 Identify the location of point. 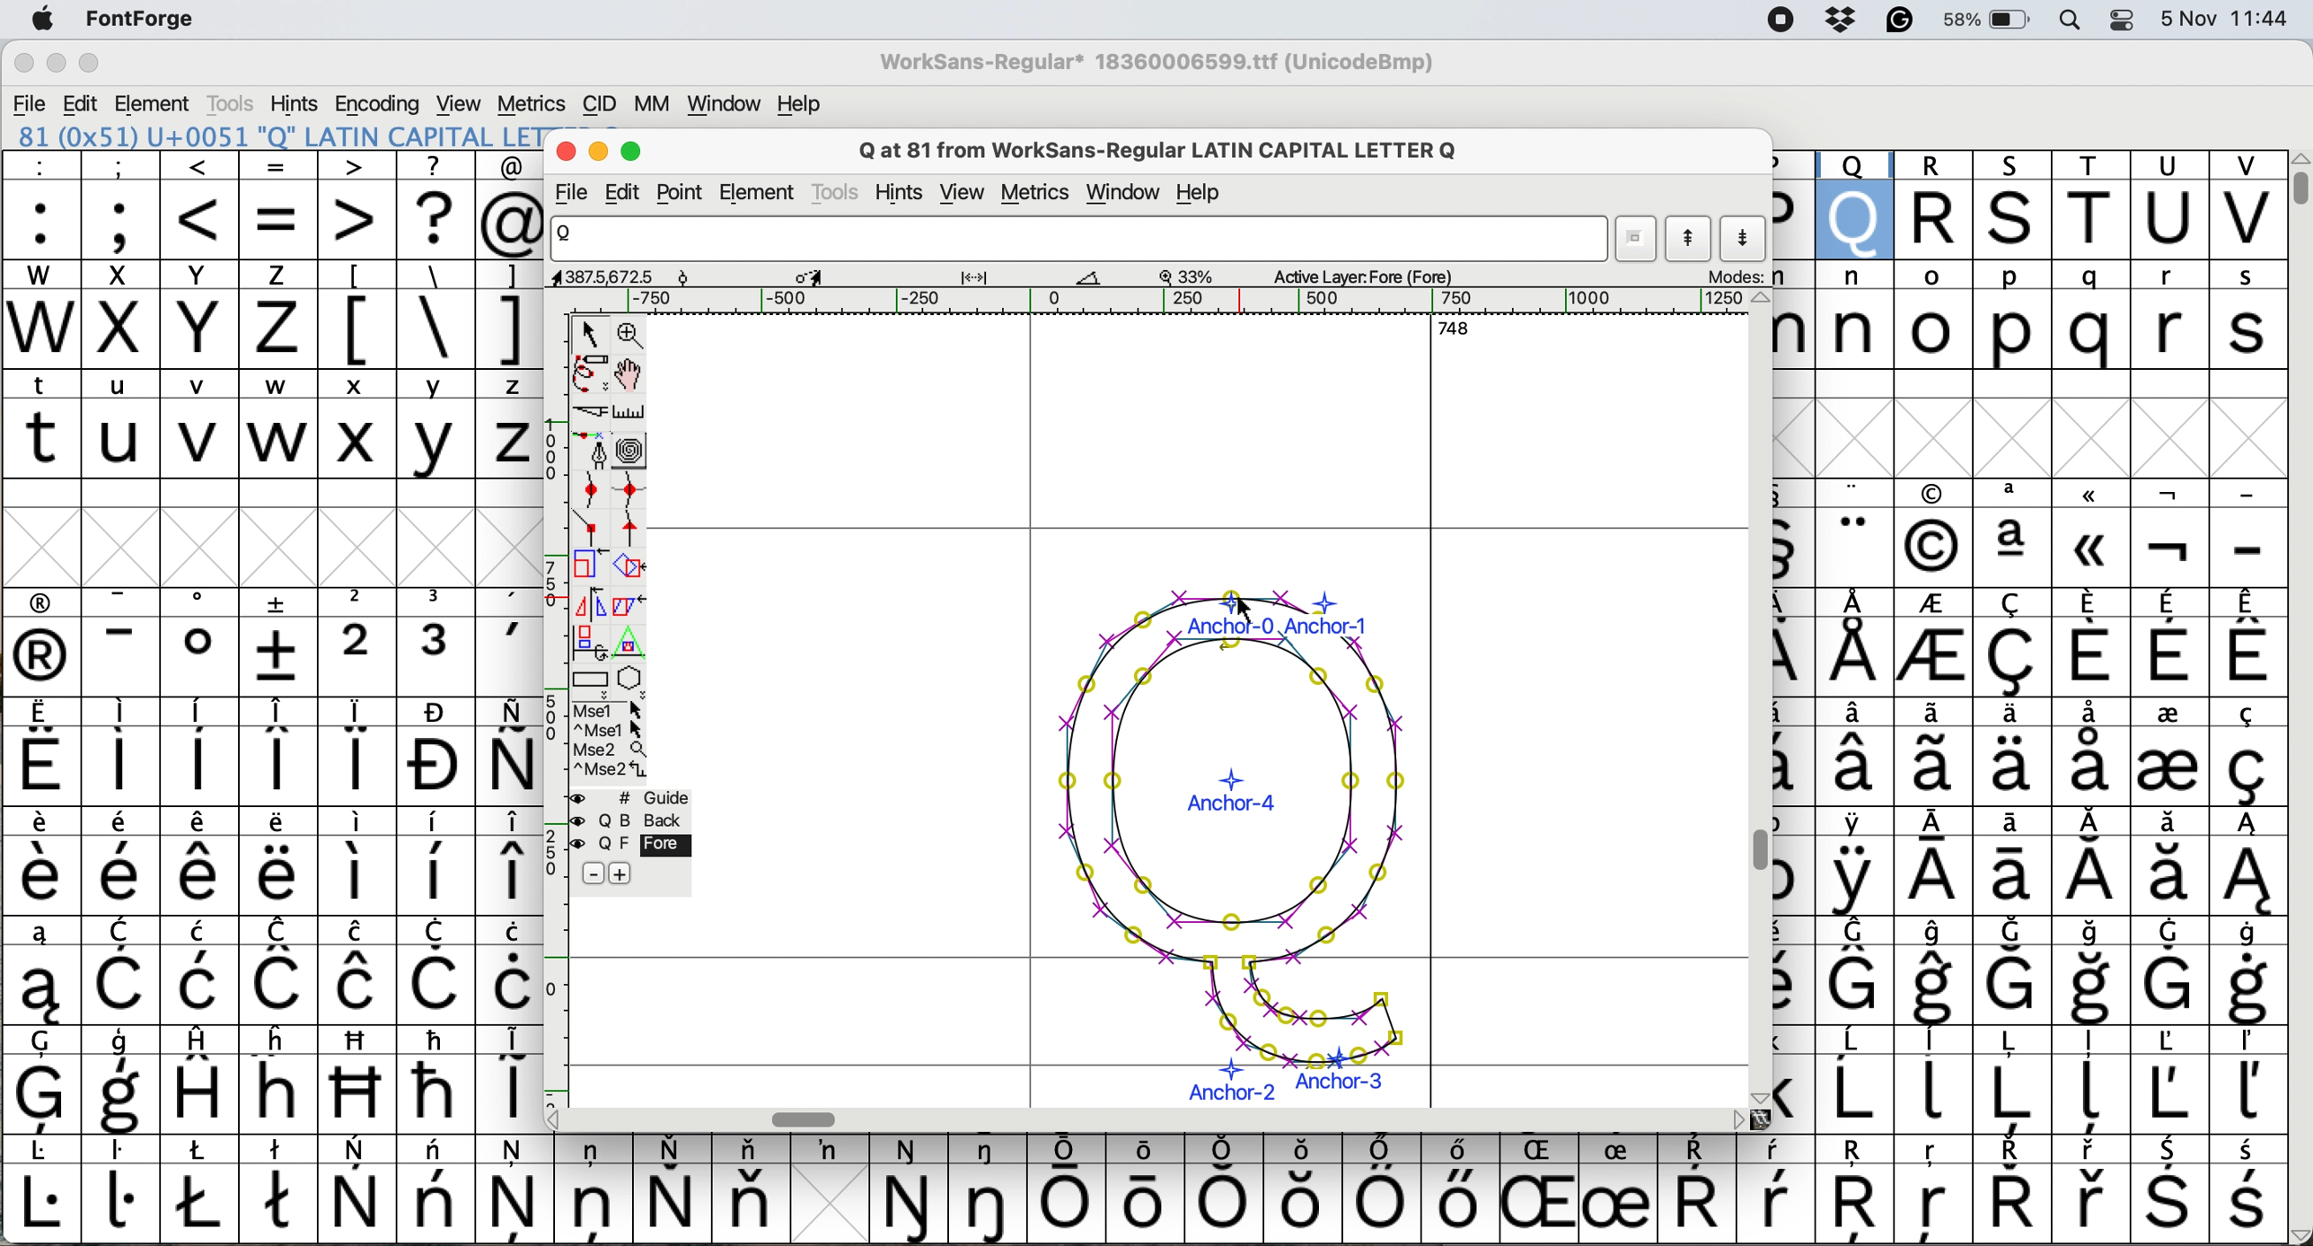
(684, 192).